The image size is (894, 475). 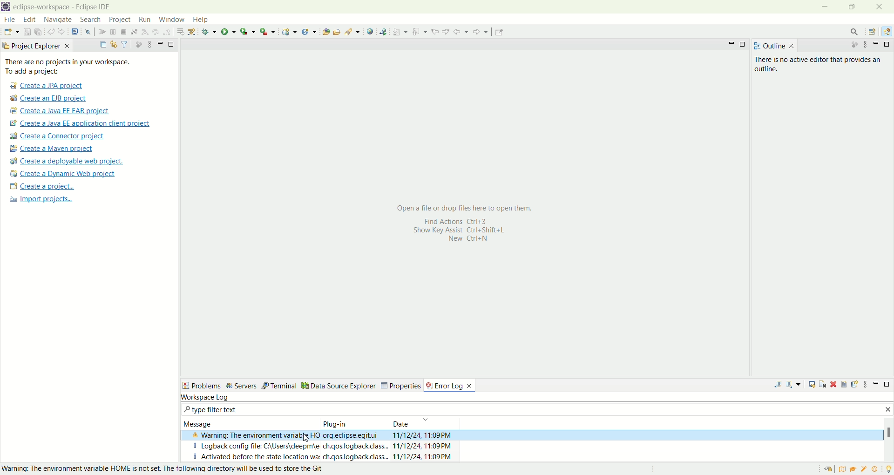 What do you see at coordinates (853, 471) in the screenshot?
I see `tutorial` at bounding box center [853, 471].